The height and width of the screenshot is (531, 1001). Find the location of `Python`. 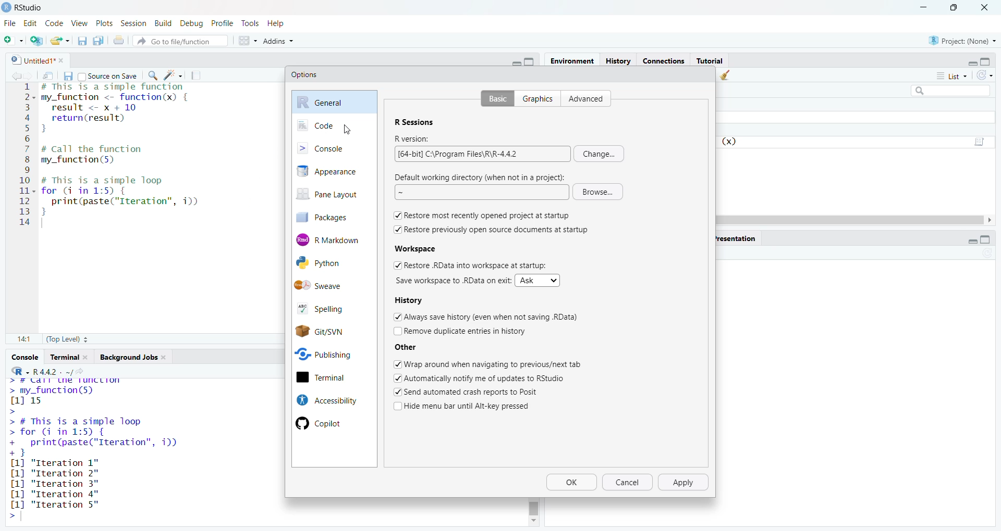

Python is located at coordinates (331, 263).